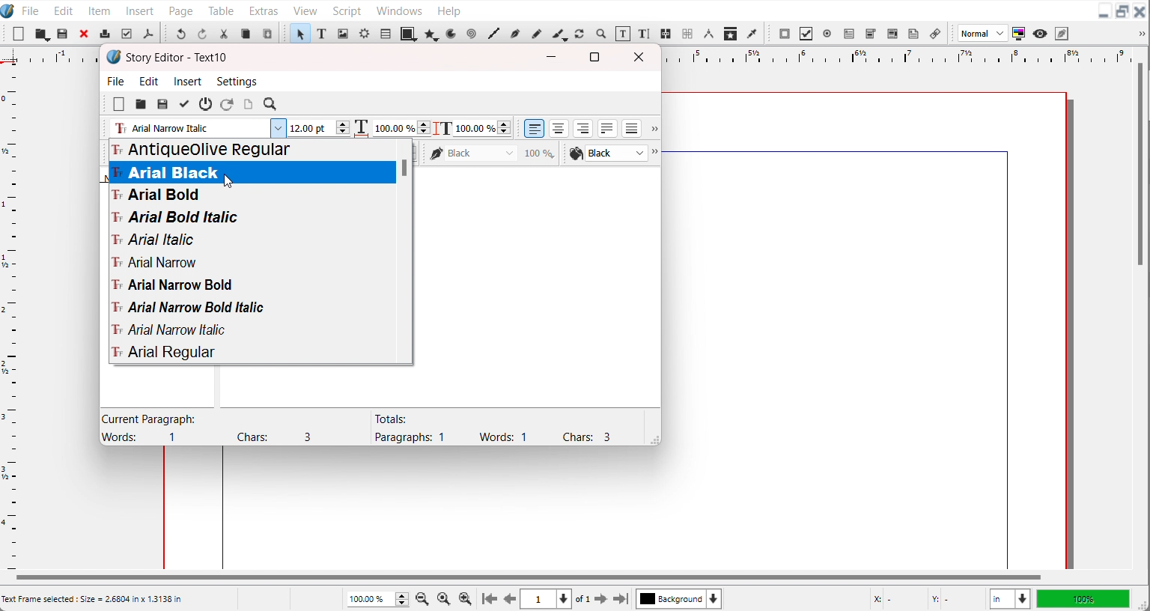 This screenshot has width=1150, height=611. Describe the element at coordinates (252, 352) in the screenshot. I see `Font` at that location.